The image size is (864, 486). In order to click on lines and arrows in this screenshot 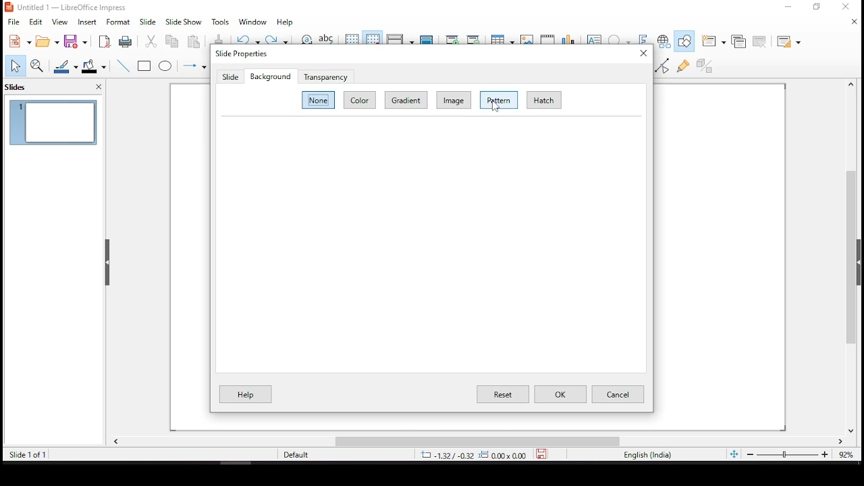, I will do `click(194, 65)`.